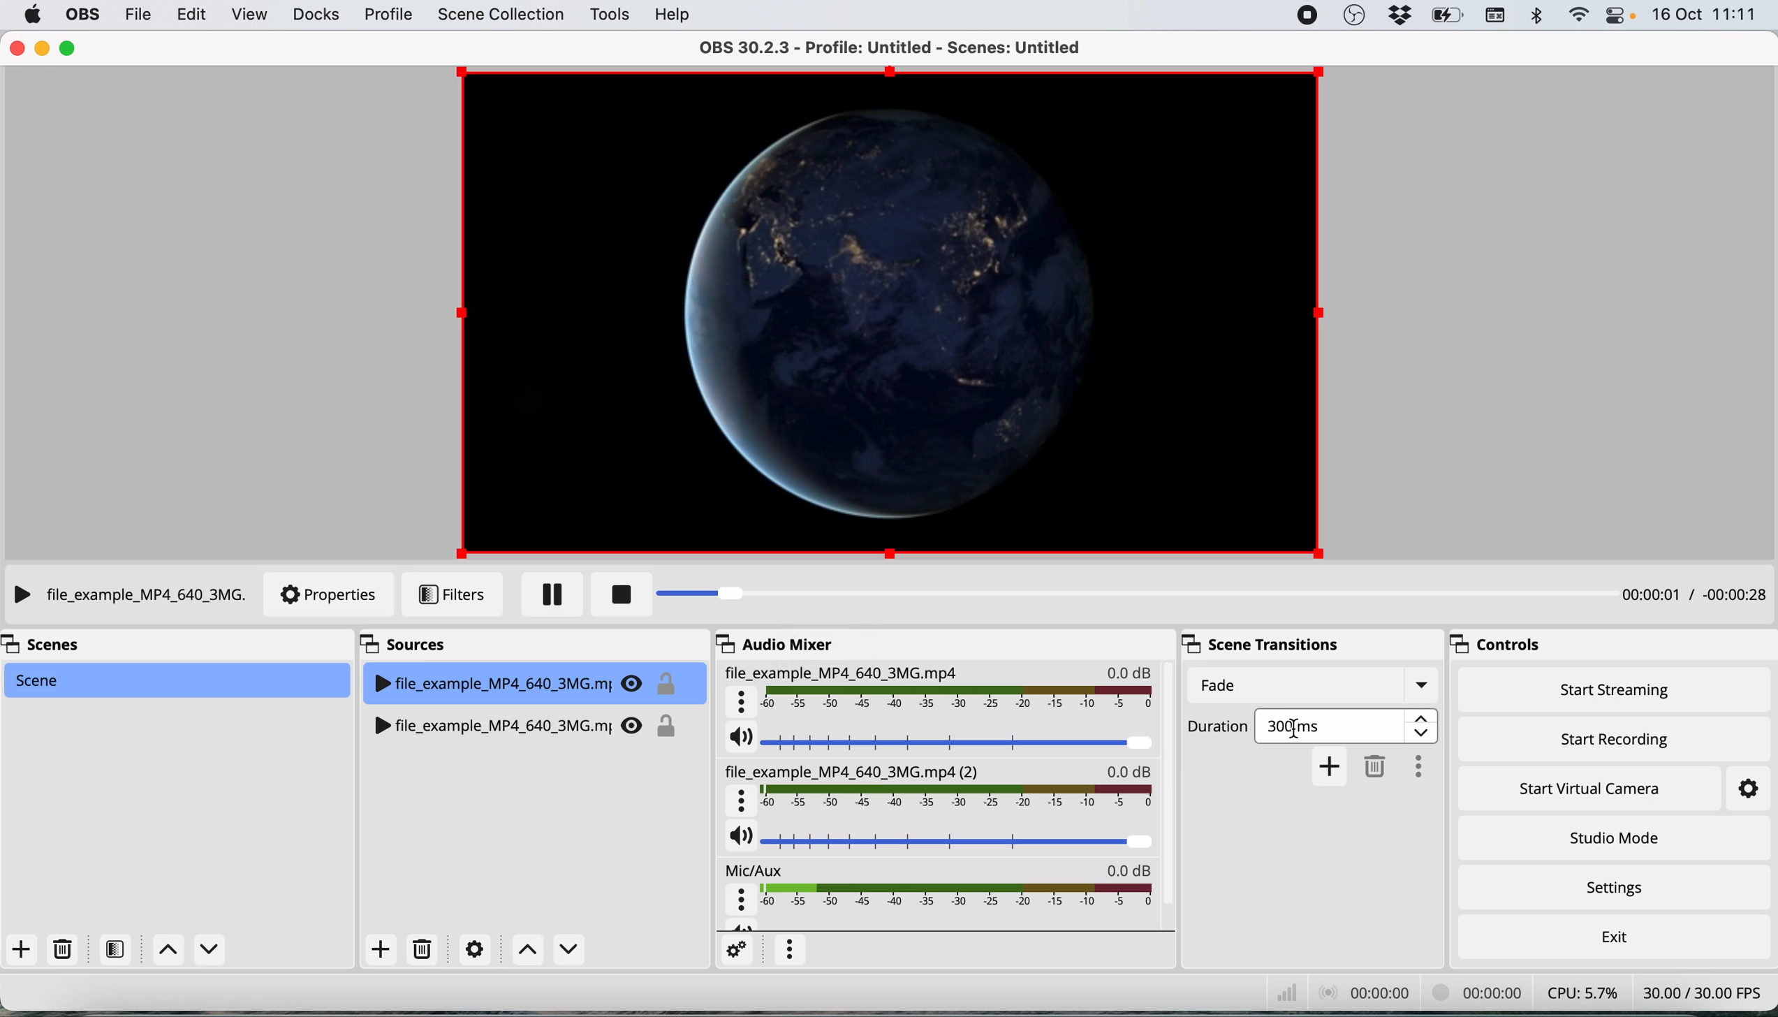 This screenshot has height=1017, width=1778. What do you see at coordinates (1402, 15) in the screenshot?
I see `dropbox` at bounding box center [1402, 15].